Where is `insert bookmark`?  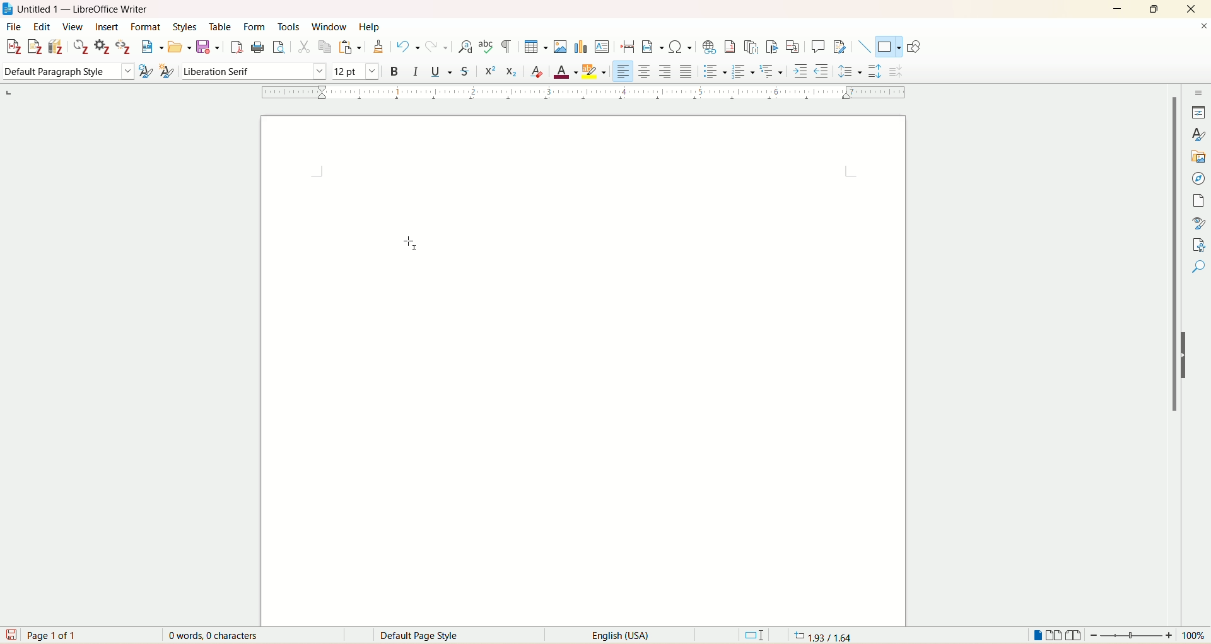 insert bookmark is located at coordinates (774, 47).